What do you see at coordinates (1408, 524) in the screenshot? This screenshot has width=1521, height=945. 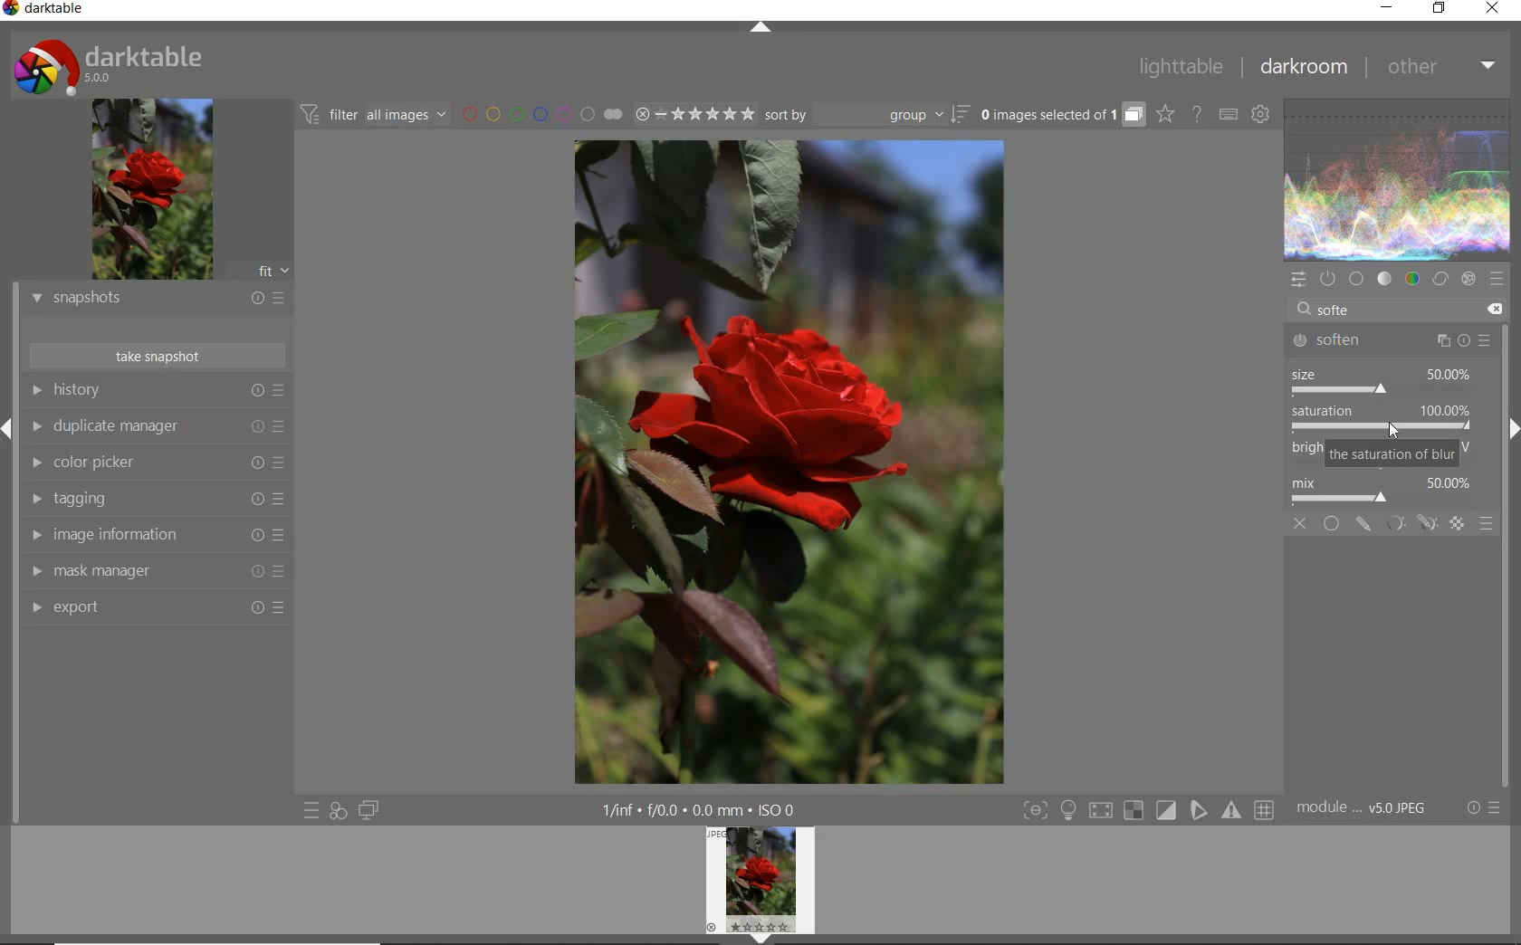 I see `mask options` at bounding box center [1408, 524].